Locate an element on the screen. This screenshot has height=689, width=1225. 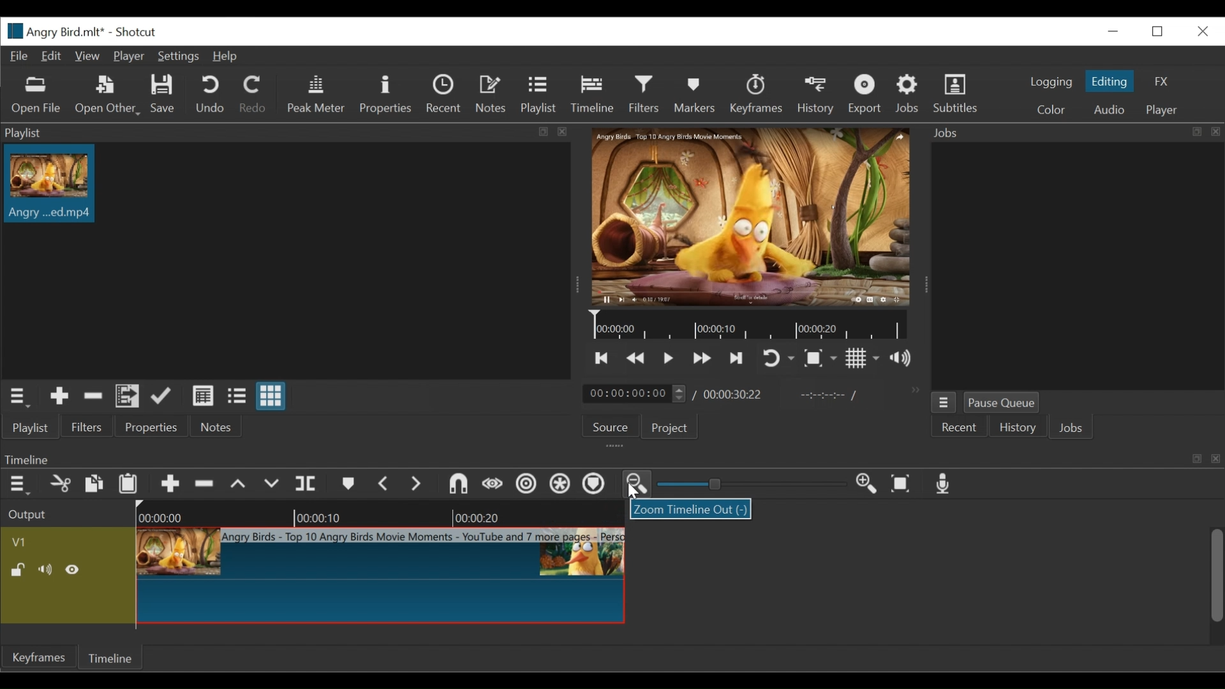
Help is located at coordinates (223, 57).